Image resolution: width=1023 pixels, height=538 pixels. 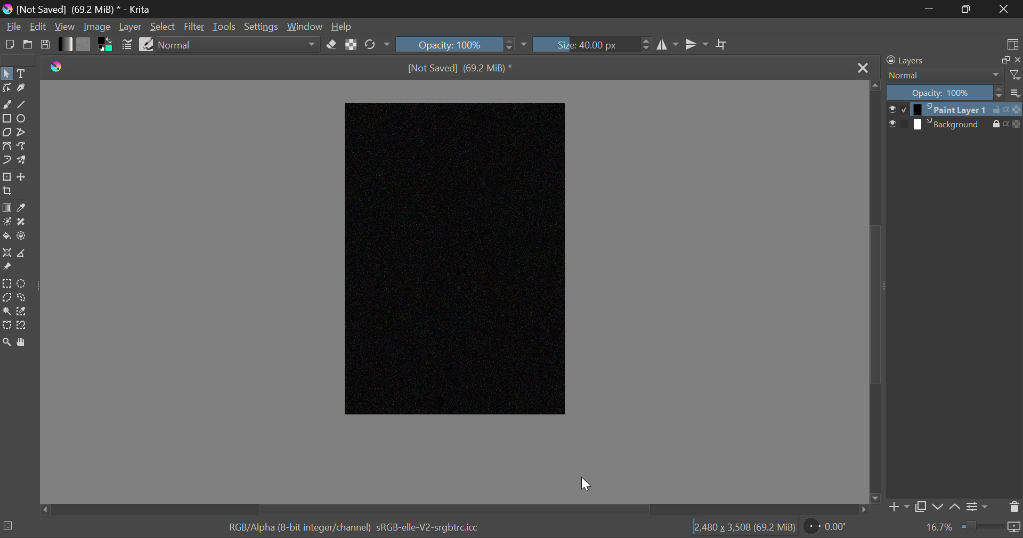 I want to click on Reference Images, so click(x=6, y=268).